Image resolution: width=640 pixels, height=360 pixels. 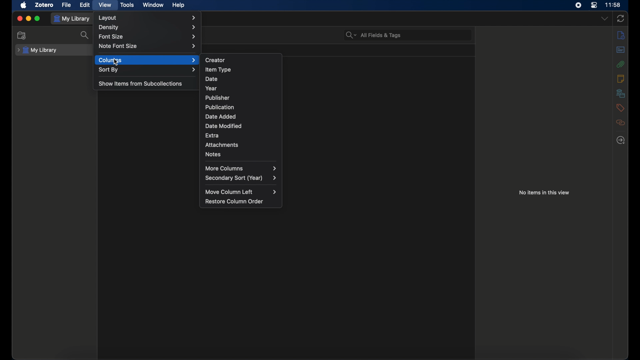 What do you see at coordinates (86, 5) in the screenshot?
I see `edit` at bounding box center [86, 5].